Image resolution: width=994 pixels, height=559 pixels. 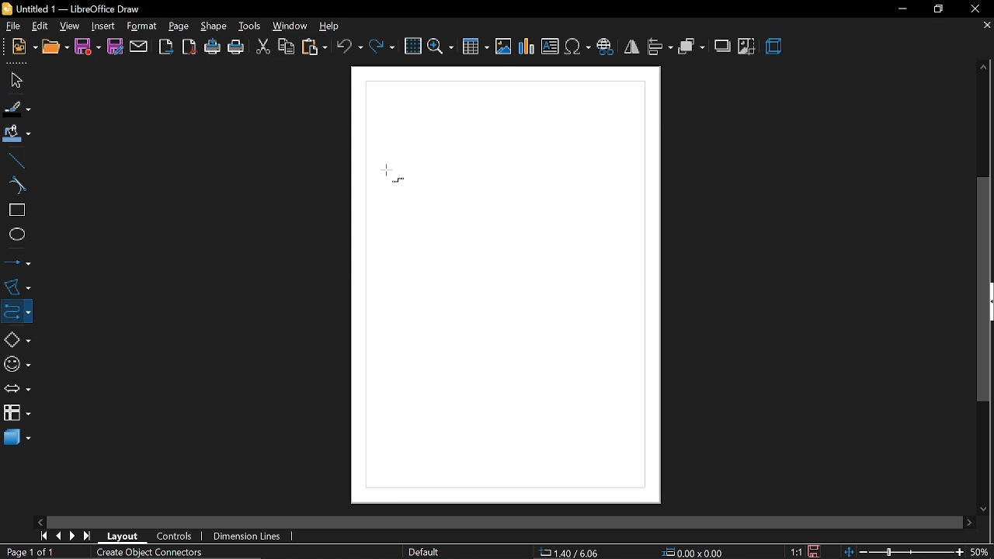 I want to click on Insert hyperlink, so click(x=605, y=48).